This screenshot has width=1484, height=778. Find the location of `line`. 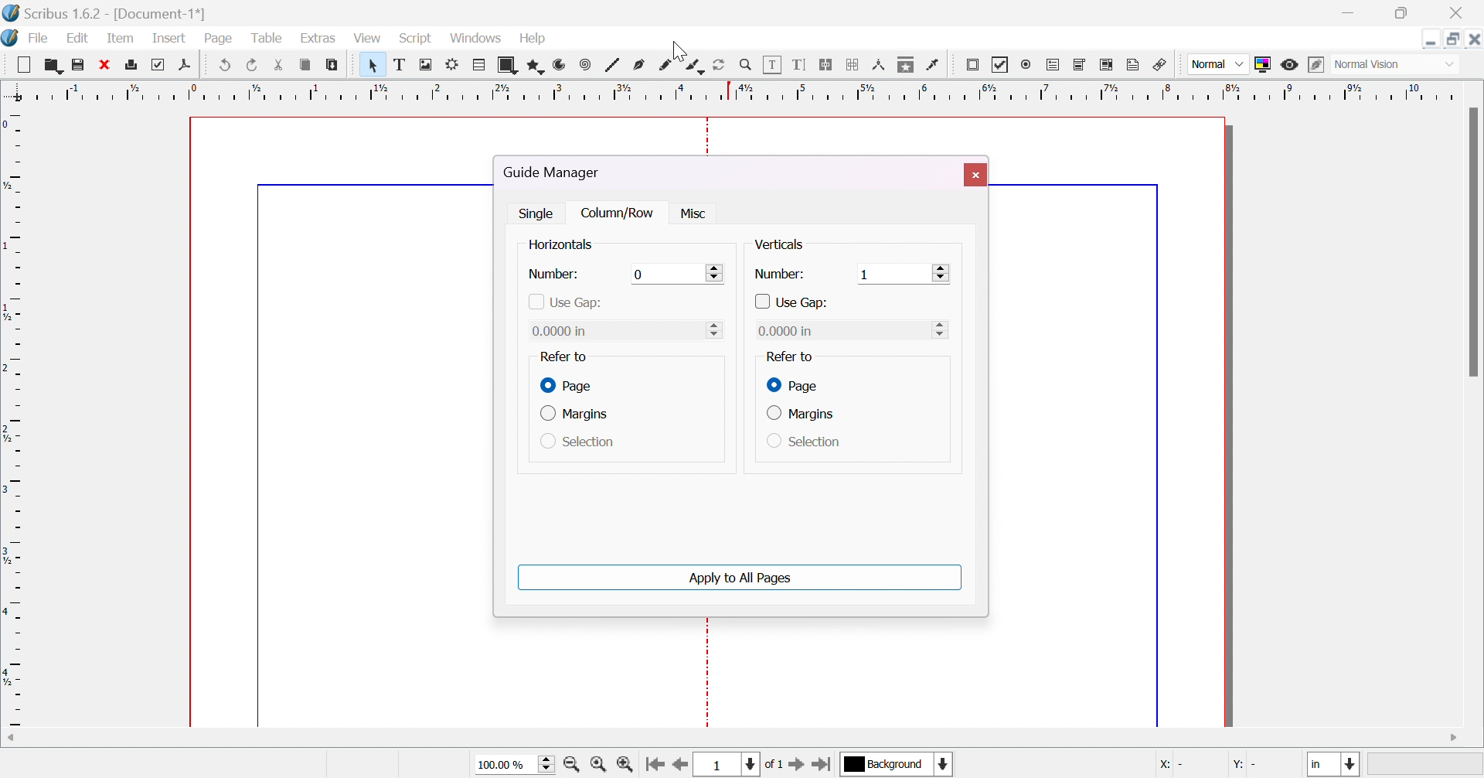

line is located at coordinates (615, 66).